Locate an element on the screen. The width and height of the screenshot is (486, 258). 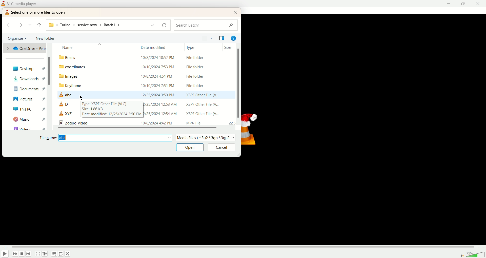
media files (*.3g2 *.3gp *.3gp2) is located at coordinates (206, 138).